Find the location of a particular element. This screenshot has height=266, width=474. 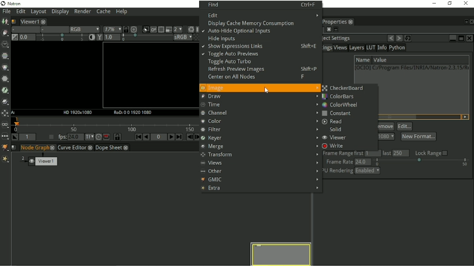

GMIC is located at coordinates (5, 148).